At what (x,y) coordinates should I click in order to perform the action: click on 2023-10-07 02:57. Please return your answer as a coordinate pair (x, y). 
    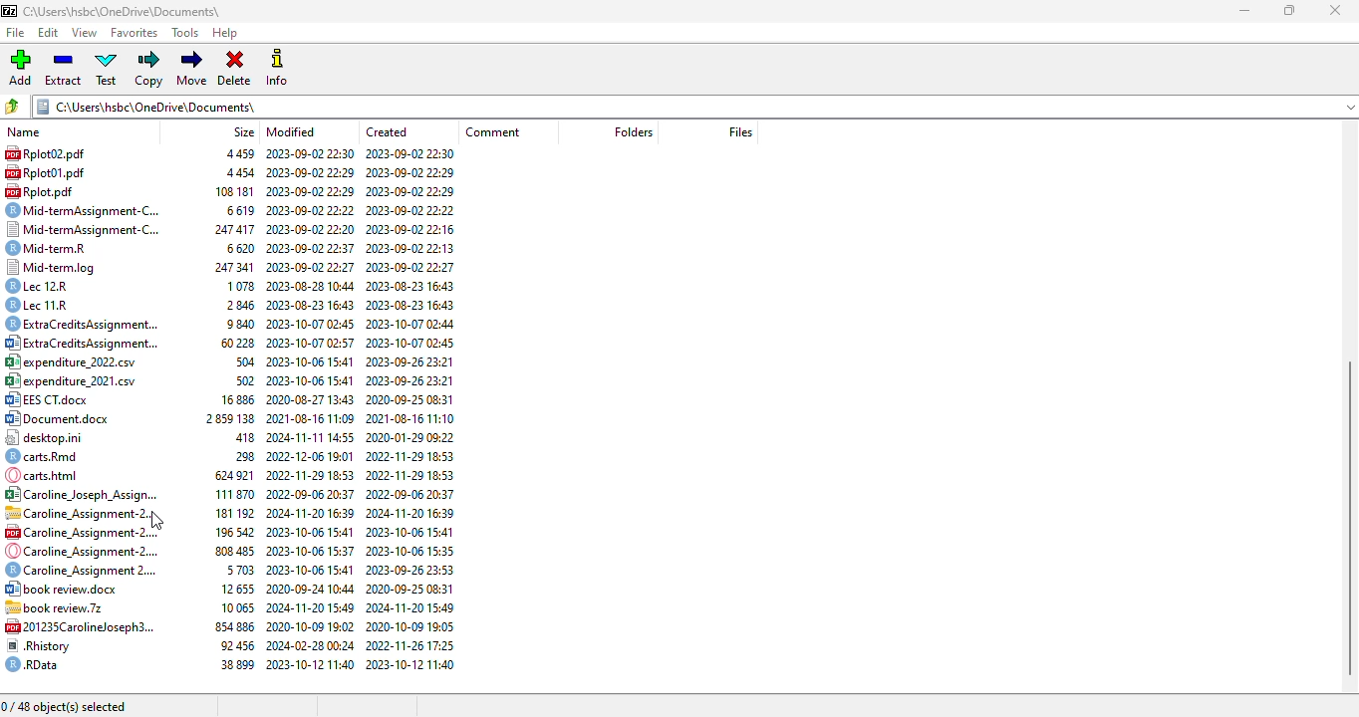
    Looking at the image, I should click on (308, 342).